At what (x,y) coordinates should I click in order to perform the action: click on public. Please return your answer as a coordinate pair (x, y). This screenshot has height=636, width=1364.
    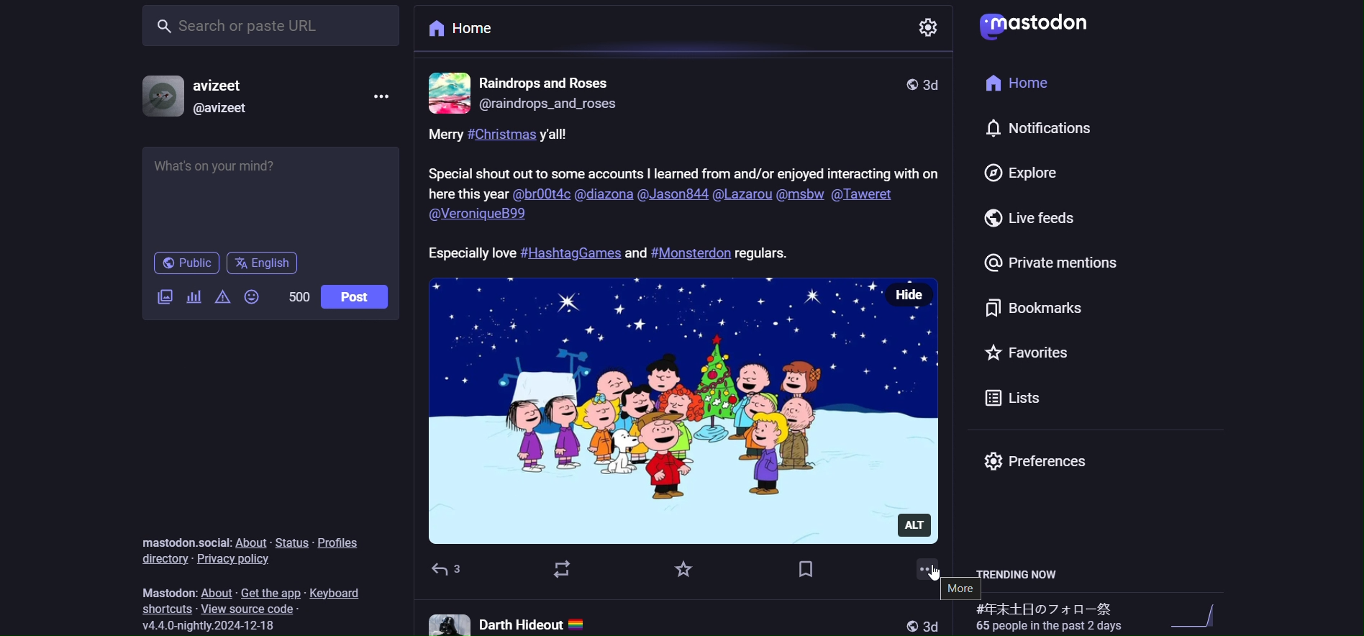
    Looking at the image, I should click on (906, 84).